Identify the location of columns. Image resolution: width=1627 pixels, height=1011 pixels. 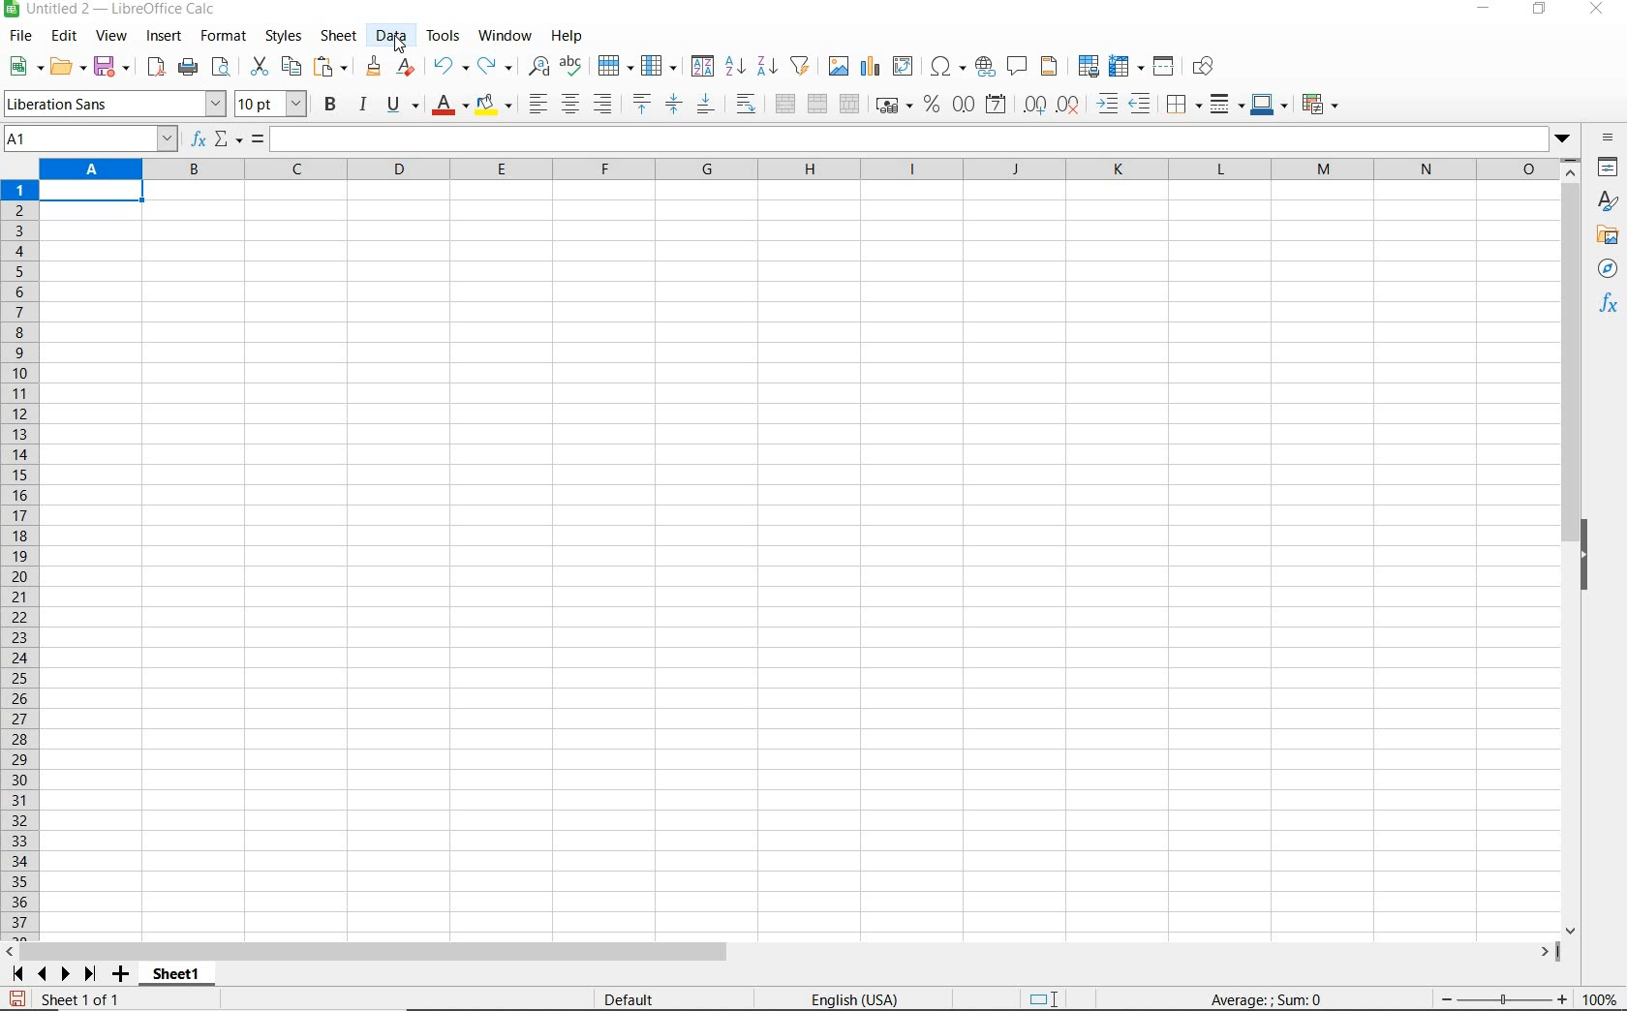
(797, 170).